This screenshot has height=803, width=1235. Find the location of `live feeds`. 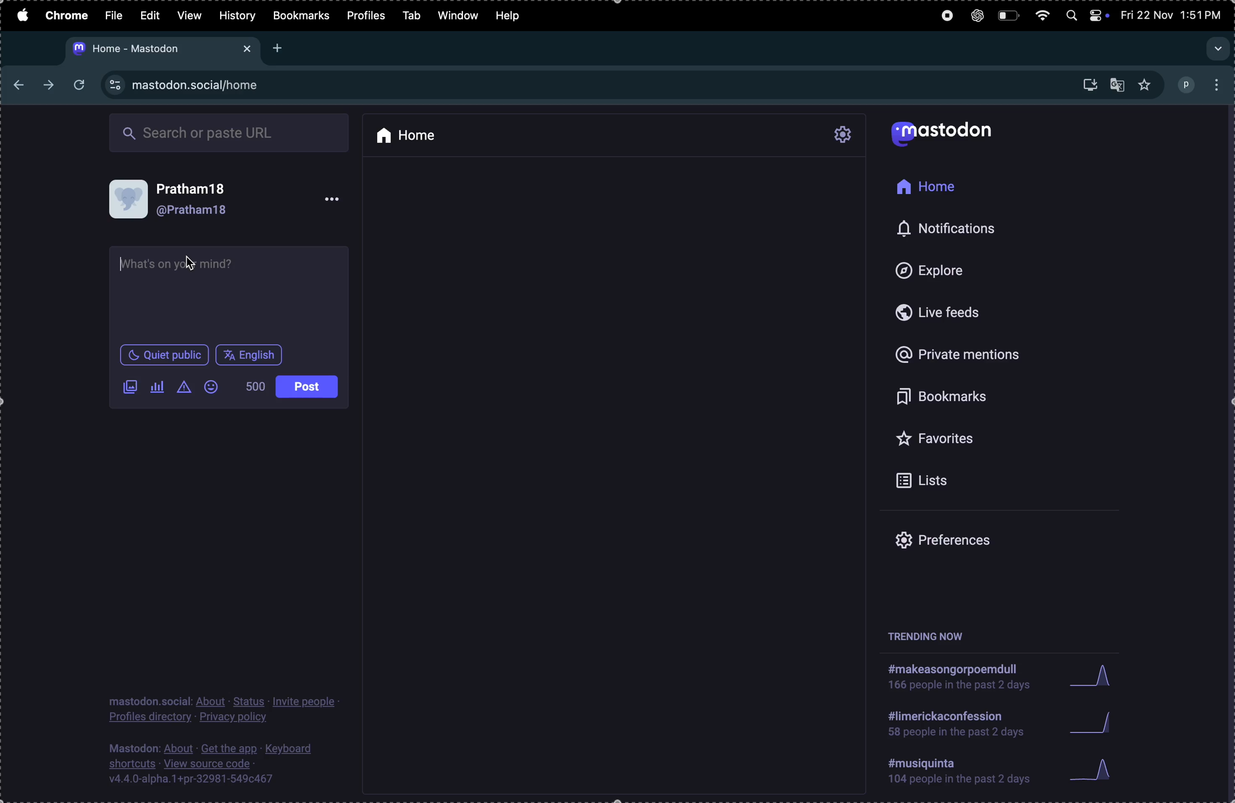

live feeds is located at coordinates (952, 310).